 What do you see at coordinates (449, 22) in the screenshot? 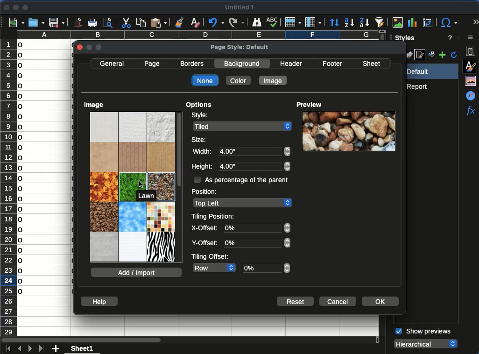
I see `special character` at bounding box center [449, 22].